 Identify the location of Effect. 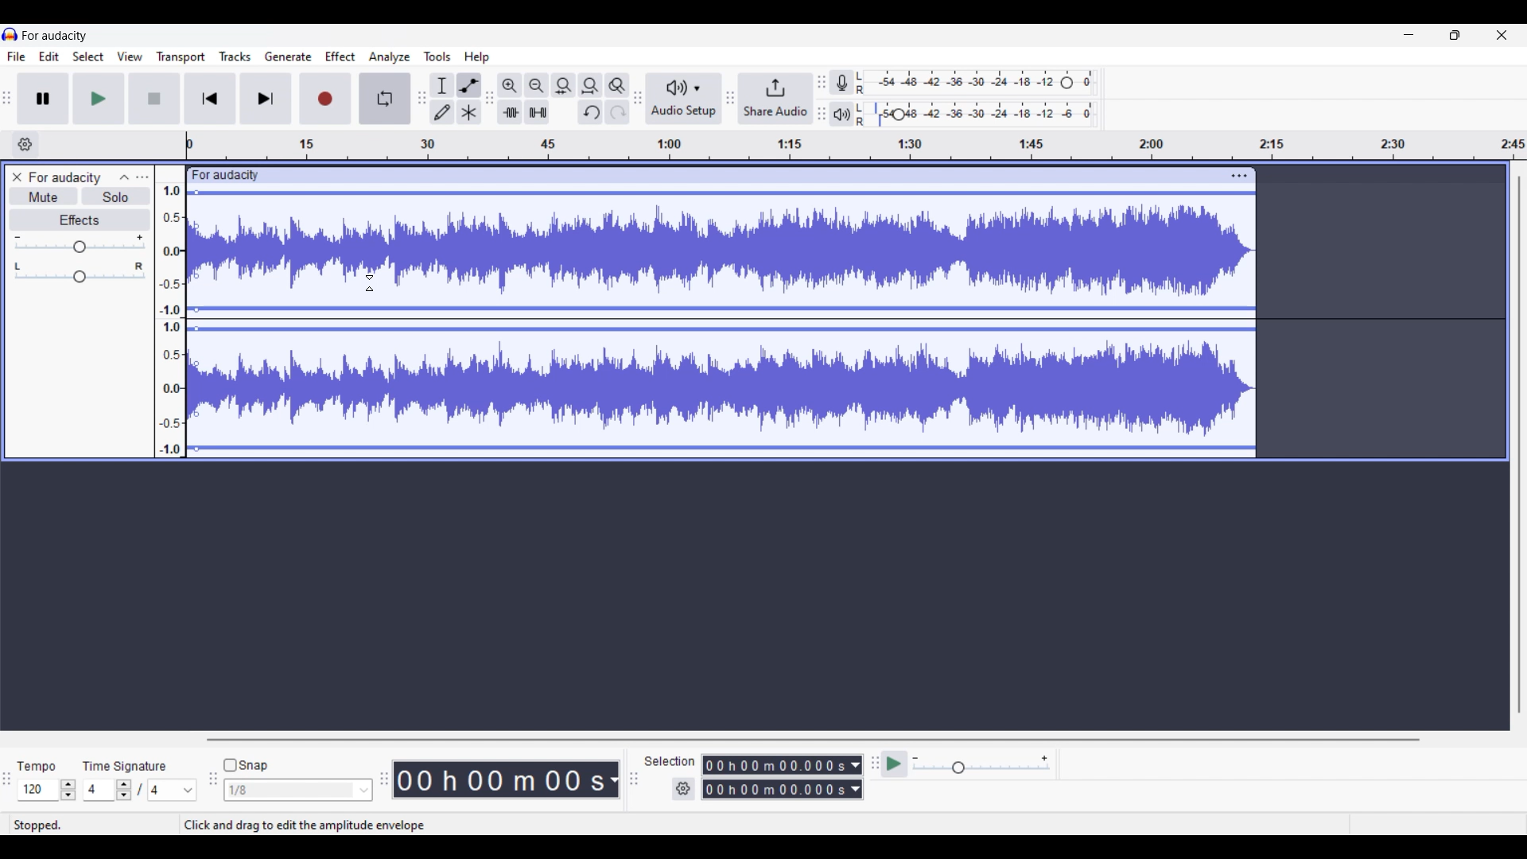
(340, 56).